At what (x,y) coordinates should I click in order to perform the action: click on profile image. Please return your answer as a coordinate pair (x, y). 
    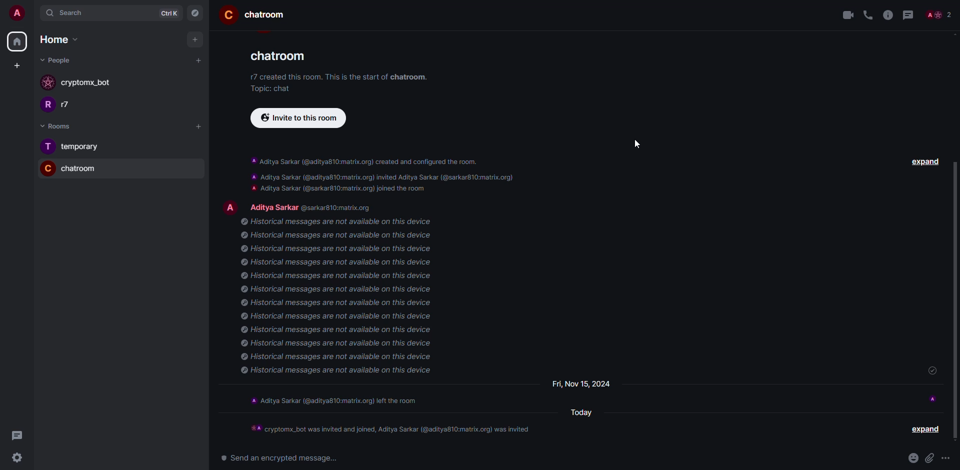
    Looking at the image, I should click on (48, 82).